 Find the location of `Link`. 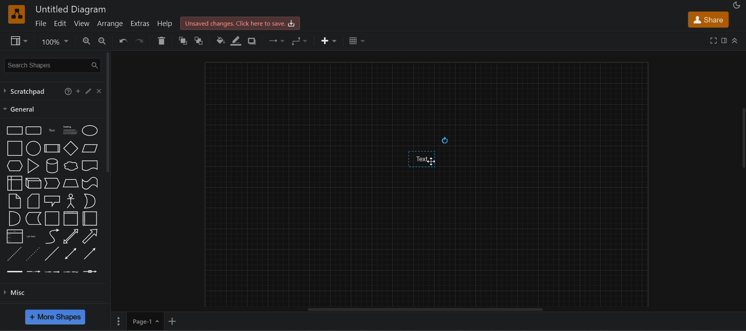

Link is located at coordinates (15, 272).